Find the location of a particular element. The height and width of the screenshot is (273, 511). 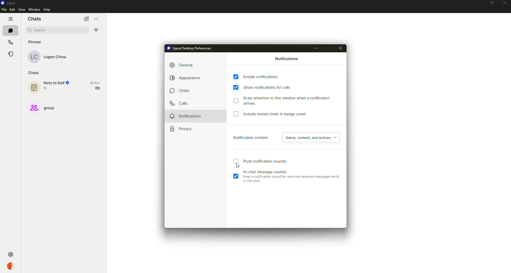

pinned is located at coordinates (36, 42).